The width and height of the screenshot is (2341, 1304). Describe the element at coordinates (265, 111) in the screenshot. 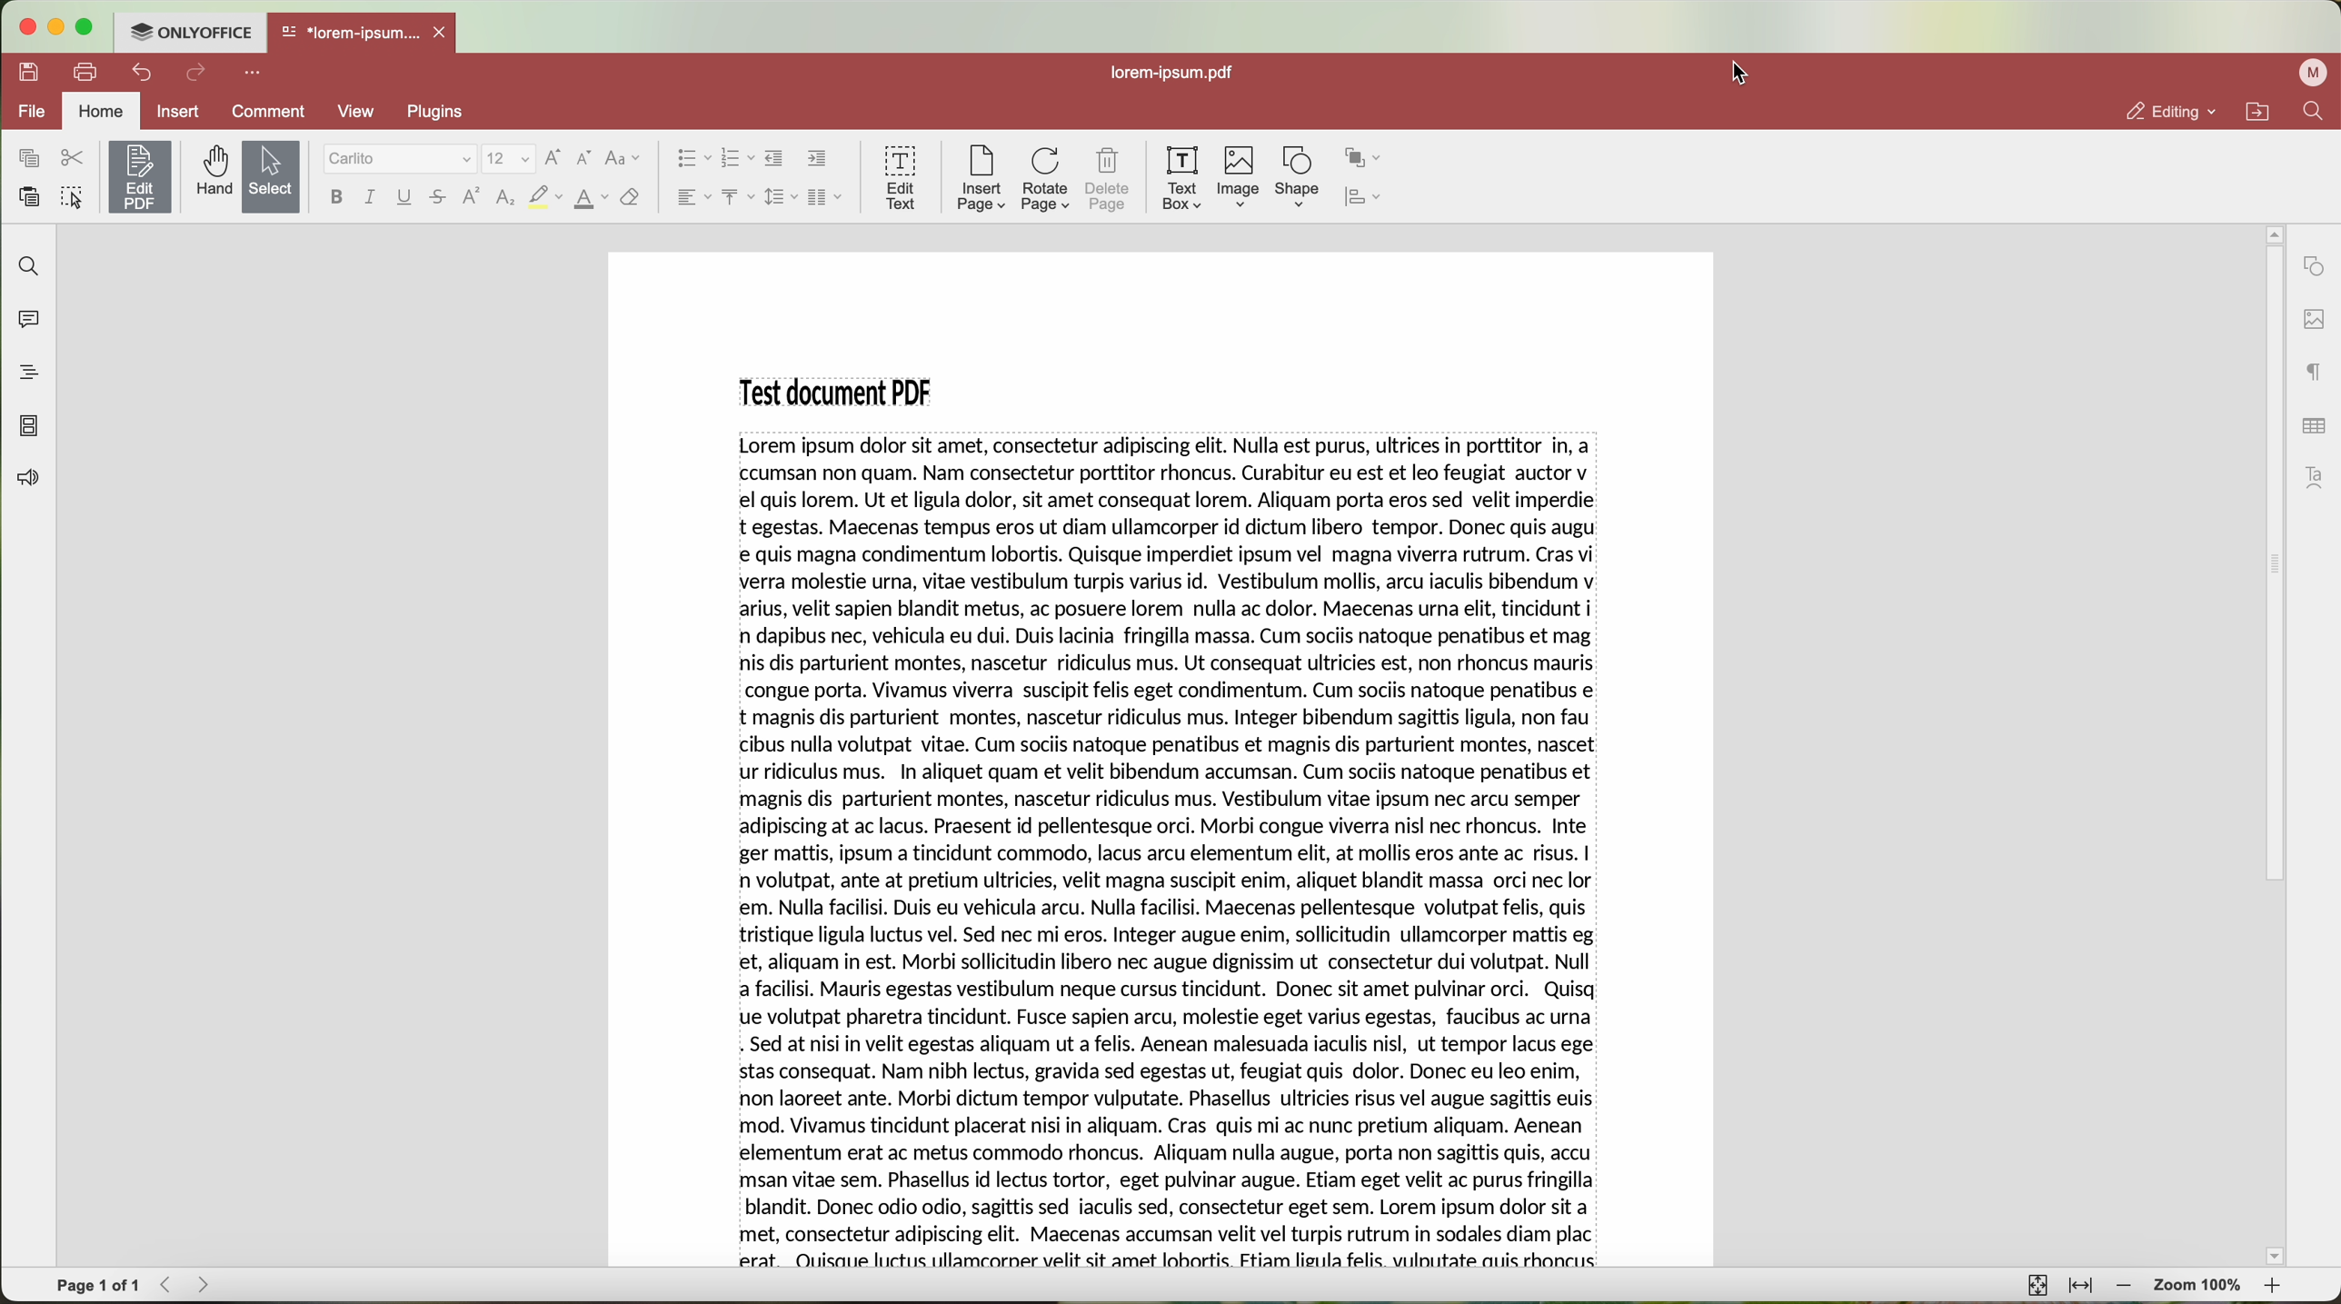

I see `comment` at that location.